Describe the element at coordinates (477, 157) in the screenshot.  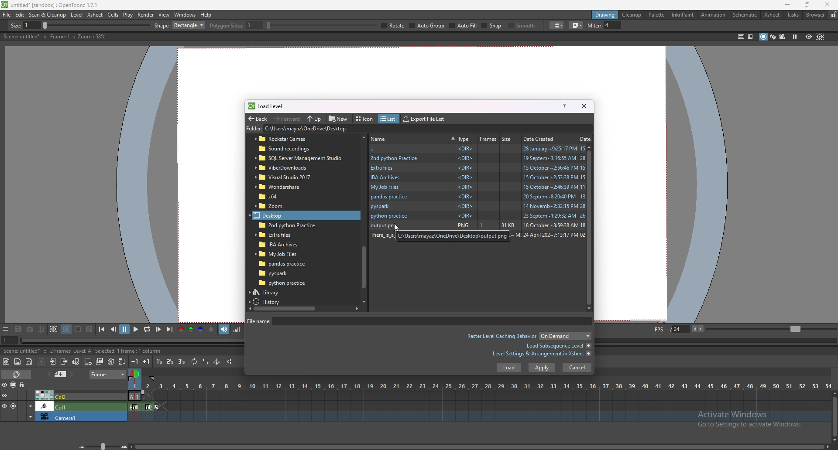
I see `folder` at that location.